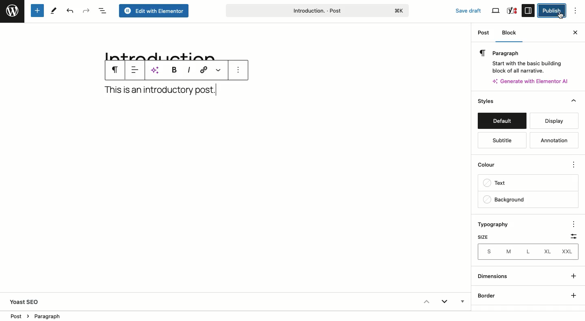 This screenshot has height=321, width=585. Describe the element at coordinates (572, 284) in the screenshot. I see `Show` at that location.